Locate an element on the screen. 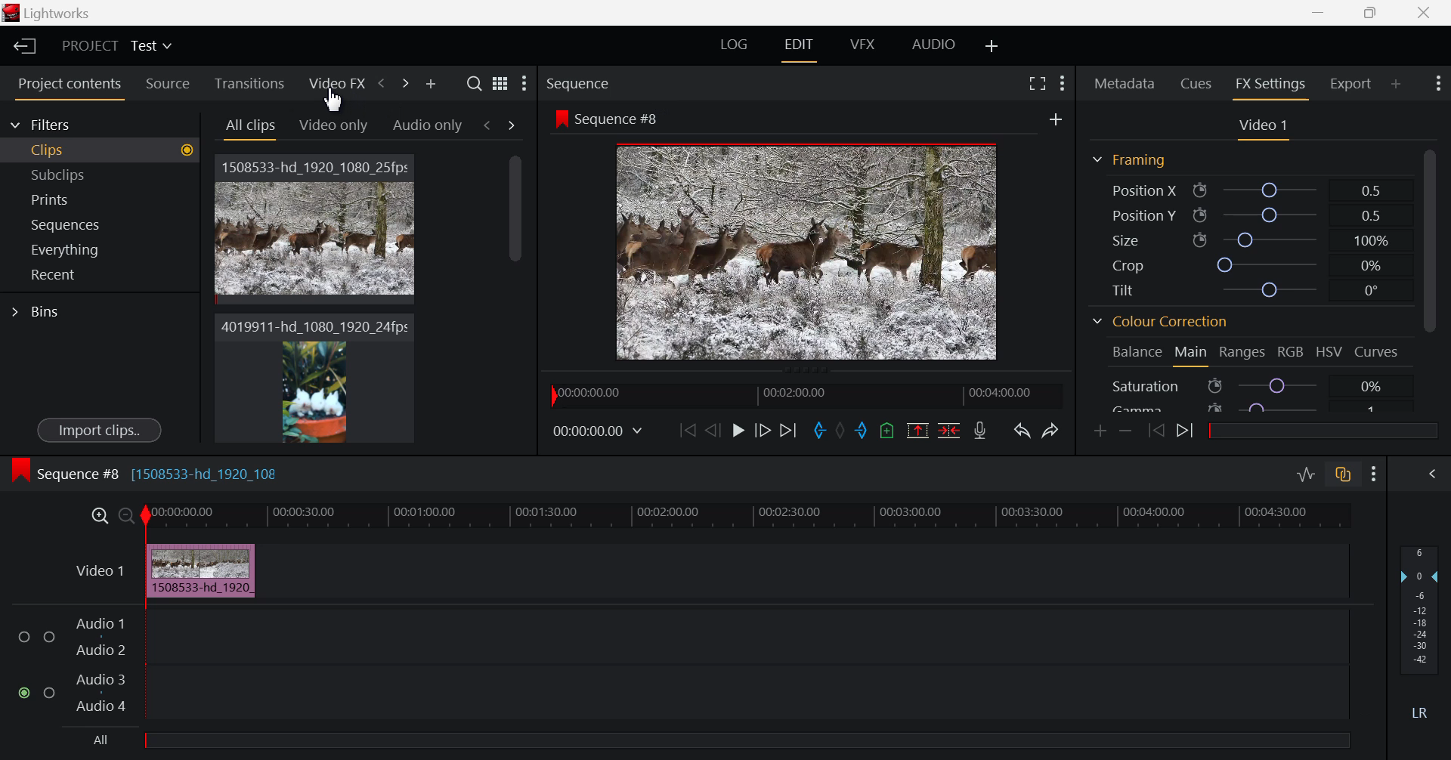 The image size is (1451, 760). Show Audio Mix is located at coordinates (1432, 473).